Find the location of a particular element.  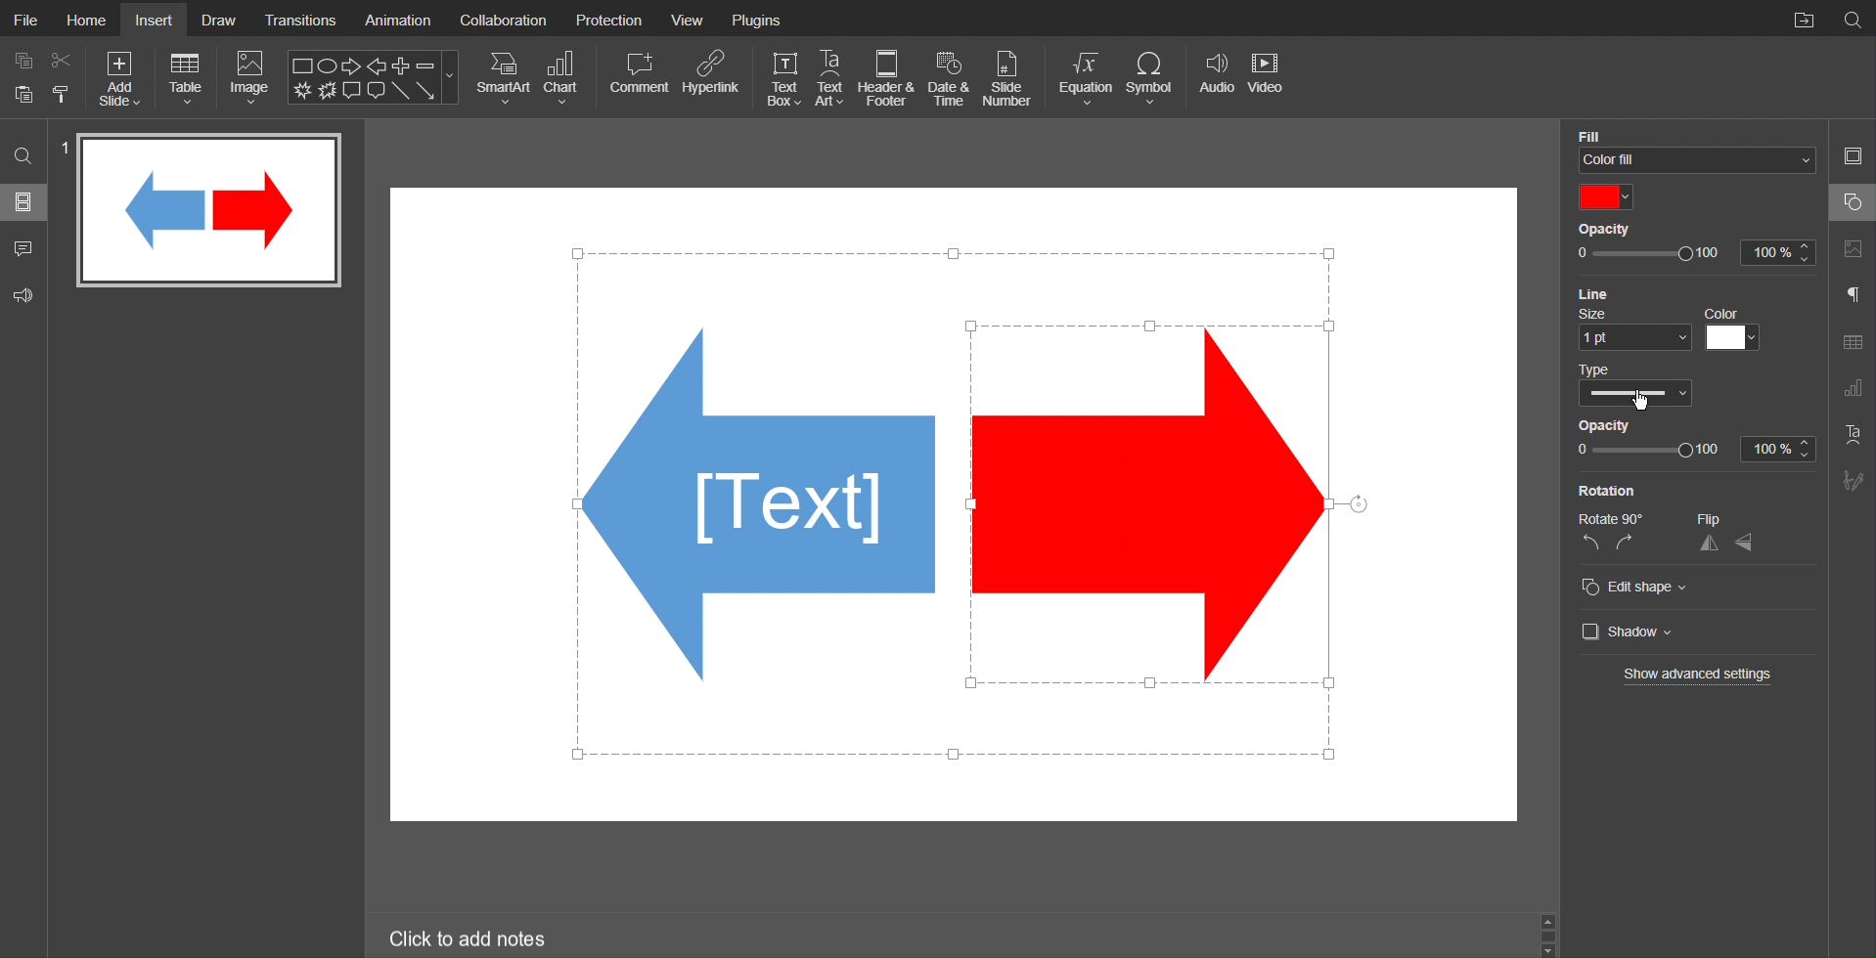

Animation is located at coordinates (397, 18).